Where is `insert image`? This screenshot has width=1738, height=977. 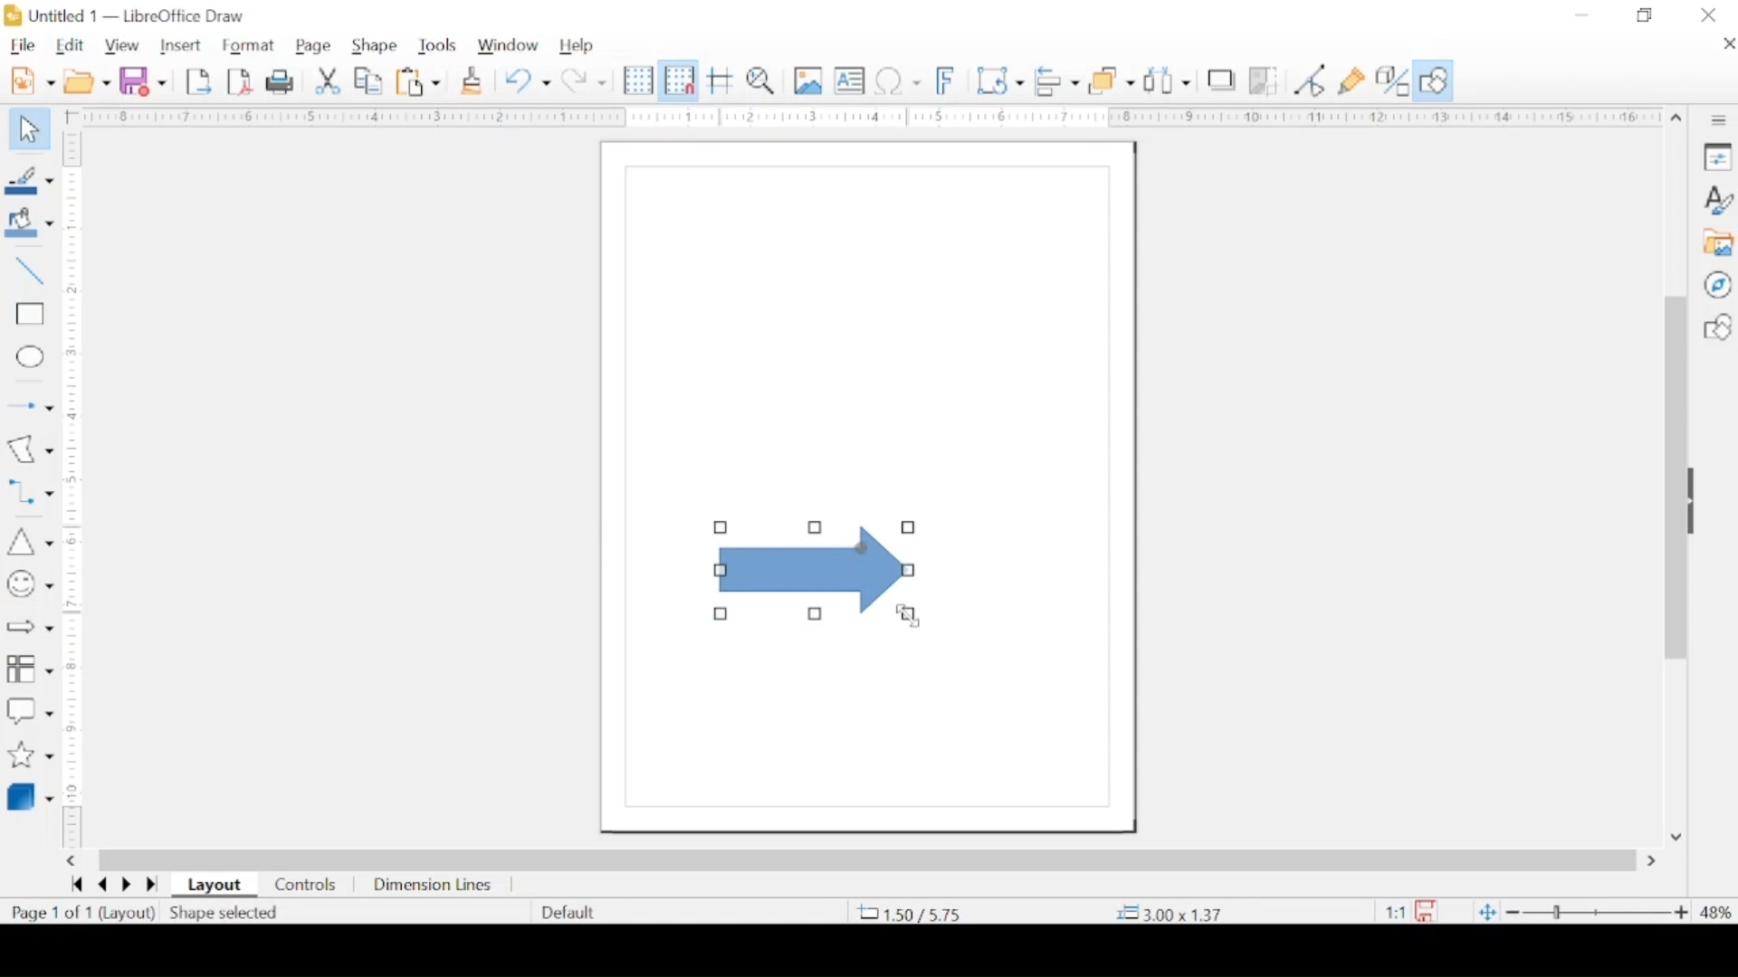
insert image is located at coordinates (808, 80).